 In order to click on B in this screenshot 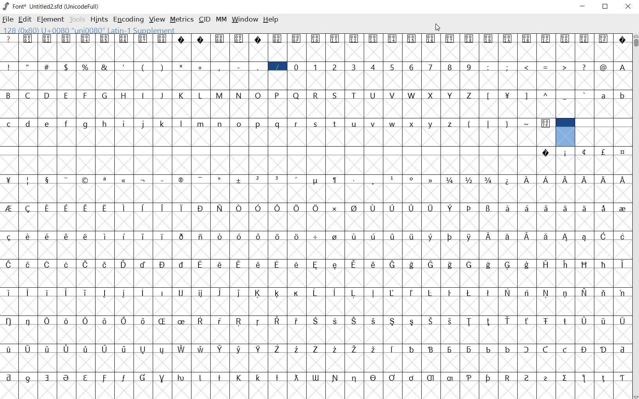, I will do `click(9, 94)`.